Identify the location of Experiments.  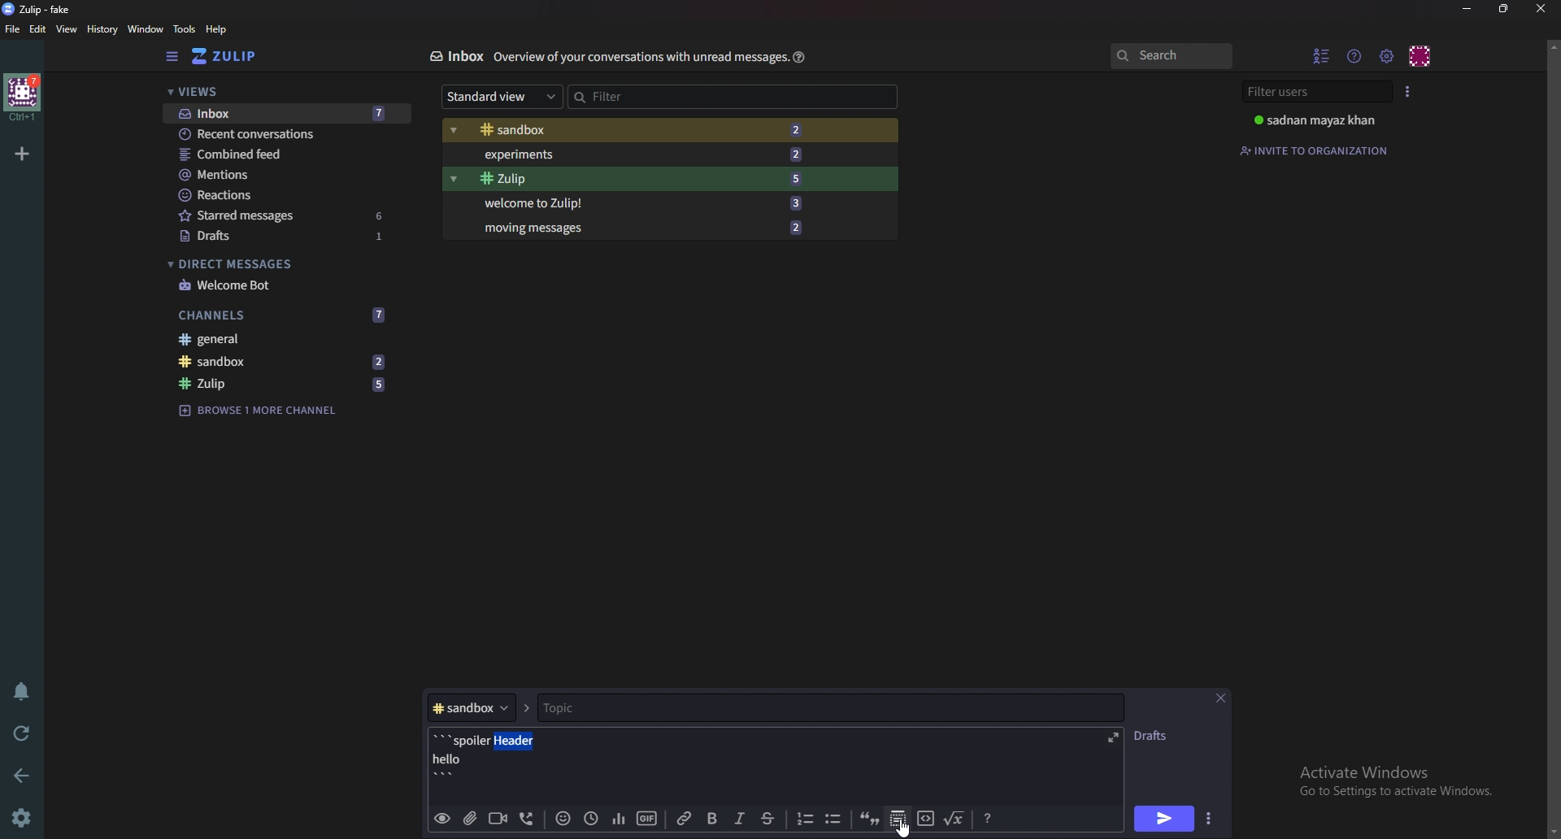
(630, 154).